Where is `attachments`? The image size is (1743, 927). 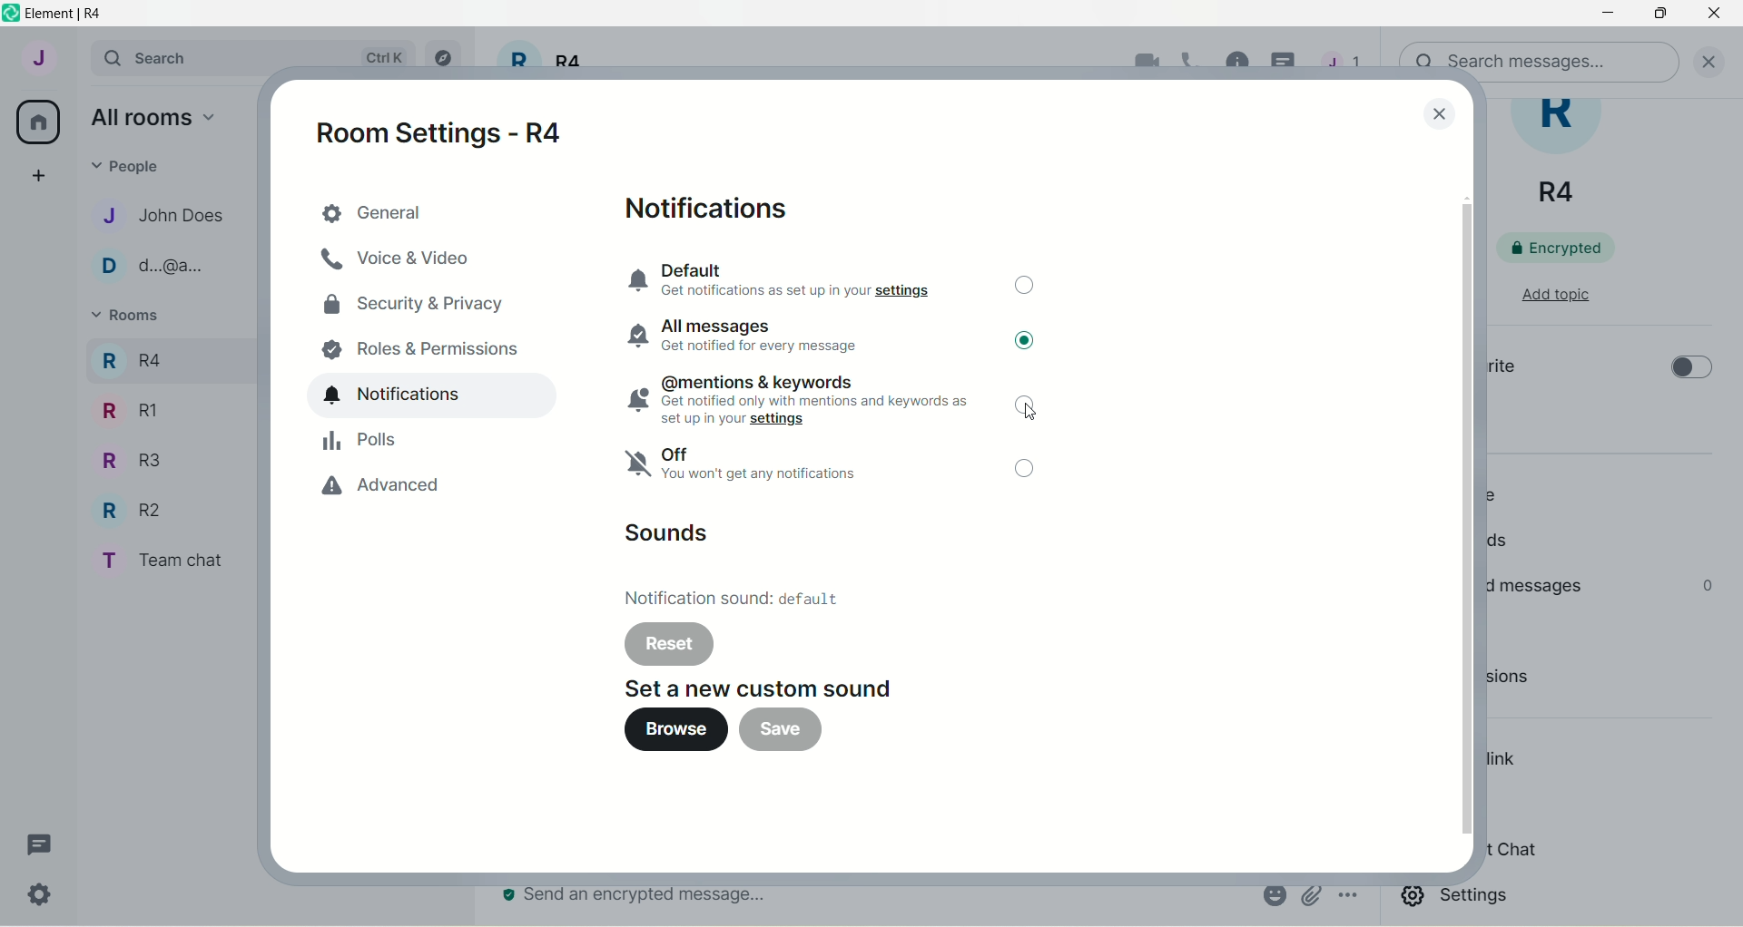
attachments is located at coordinates (1311, 896).